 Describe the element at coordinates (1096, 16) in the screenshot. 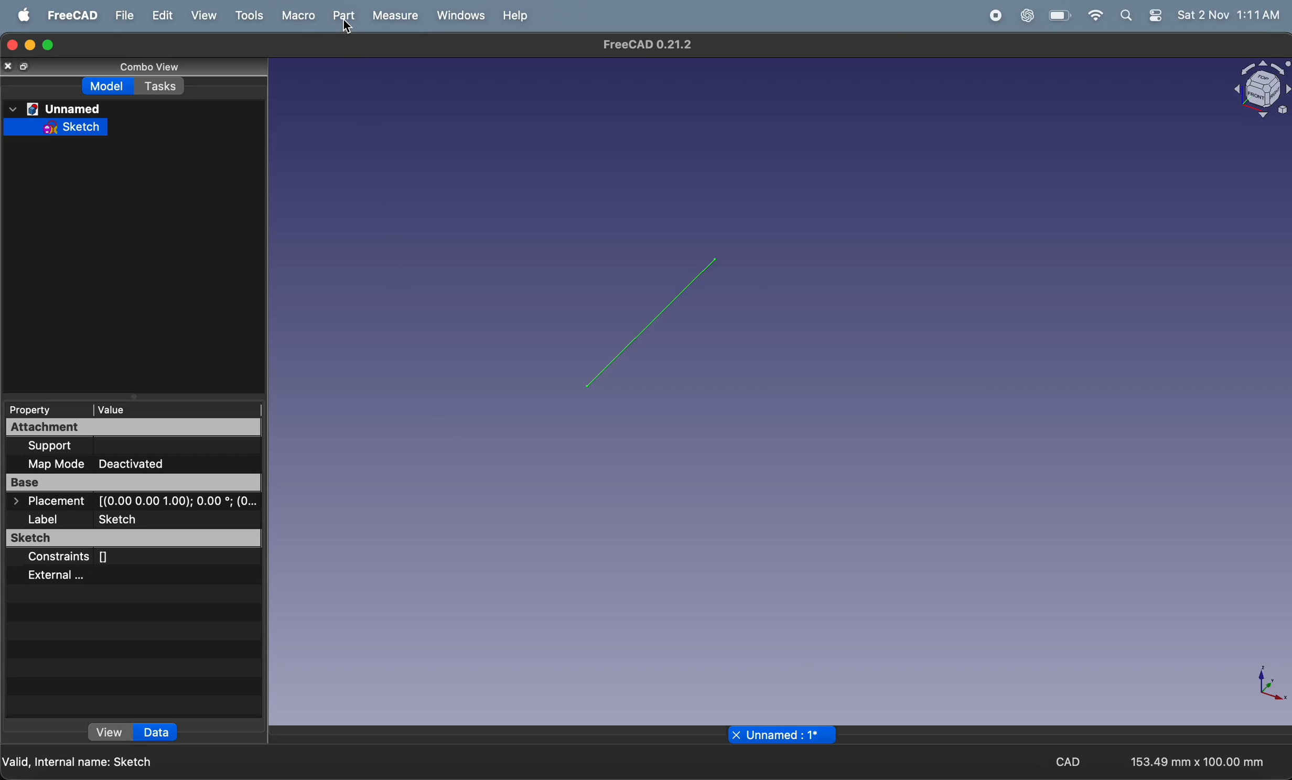

I see `wifi` at that location.